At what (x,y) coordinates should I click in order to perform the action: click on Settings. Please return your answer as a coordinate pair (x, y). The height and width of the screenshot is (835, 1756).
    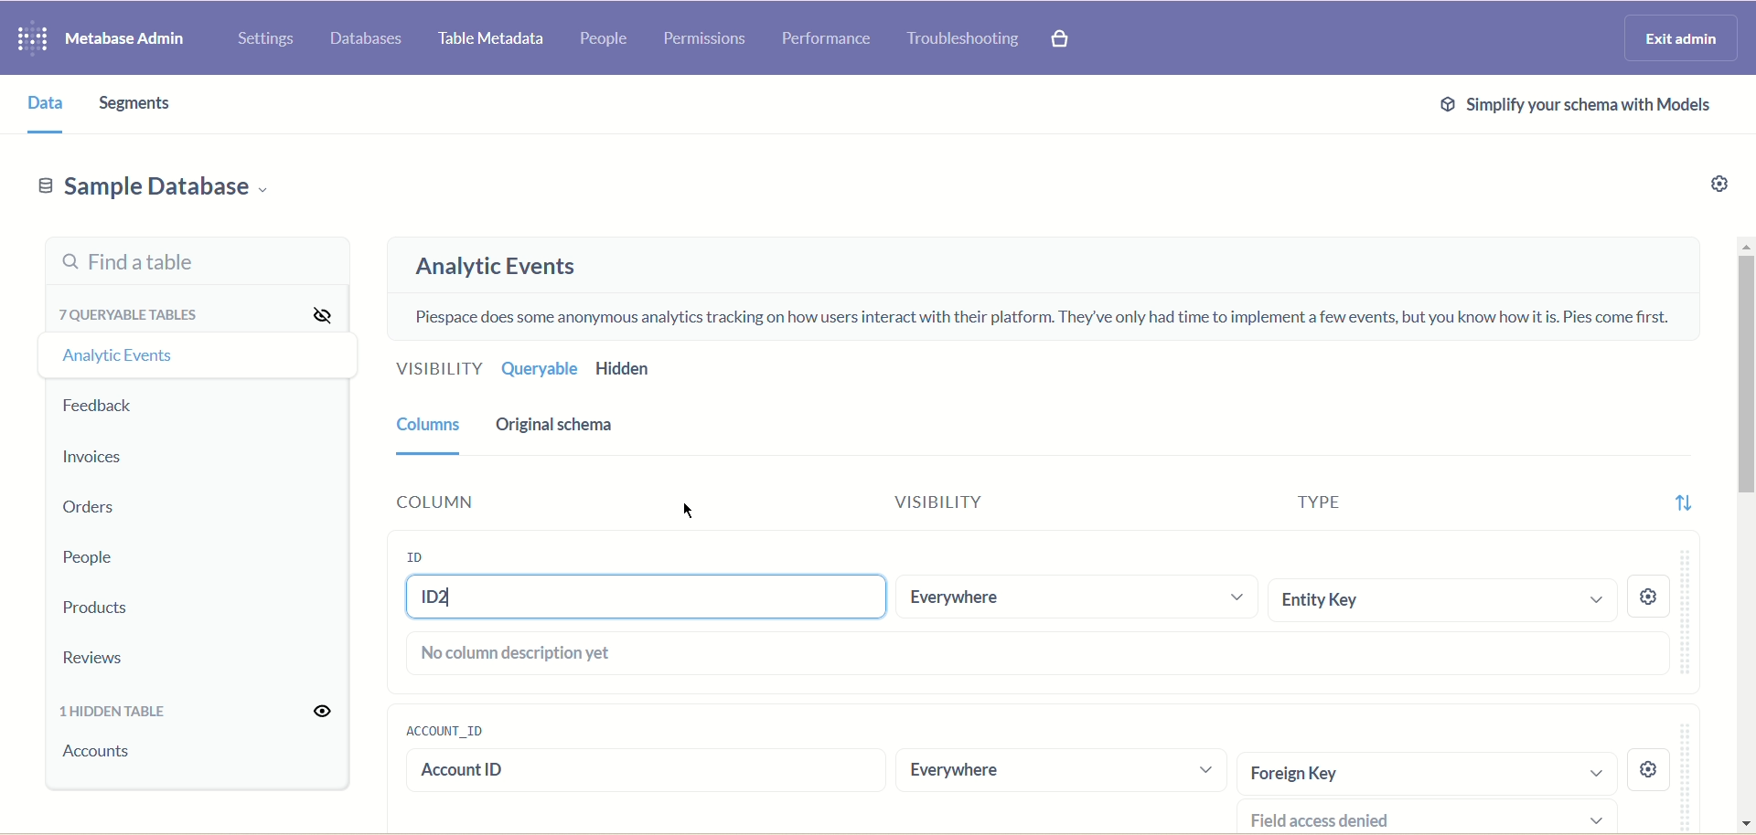
    Looking at the image, I should click on (1656, 596).